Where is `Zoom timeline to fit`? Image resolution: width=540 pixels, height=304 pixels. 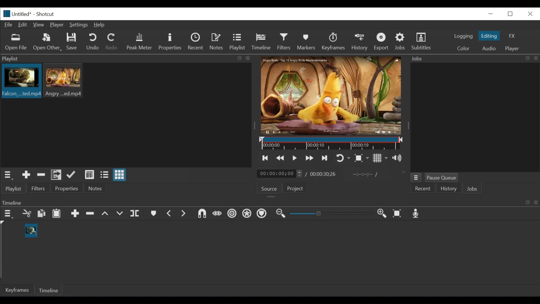
Zoom timeline to fit is located at coordinates (399, 214).